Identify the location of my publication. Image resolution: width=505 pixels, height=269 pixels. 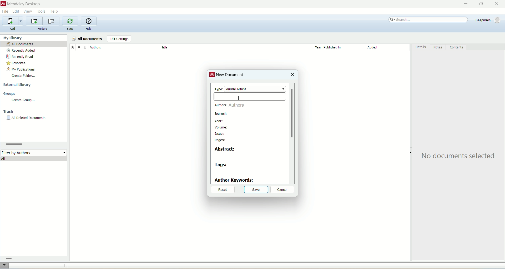
(22, 70).